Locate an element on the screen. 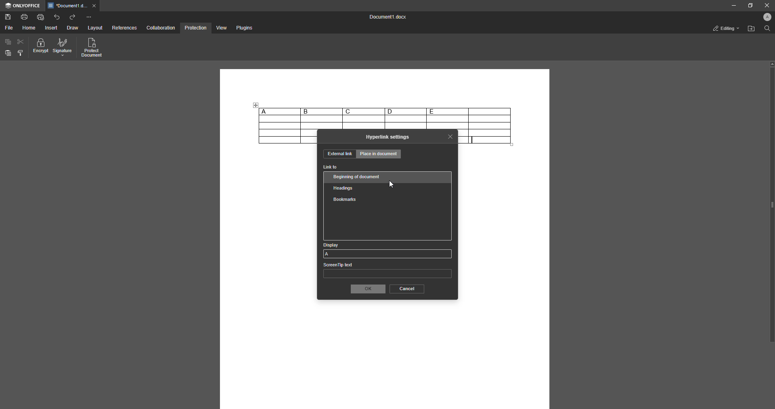 The image size is (775, 409). Tab 1 is located at coordinates (73, 6).